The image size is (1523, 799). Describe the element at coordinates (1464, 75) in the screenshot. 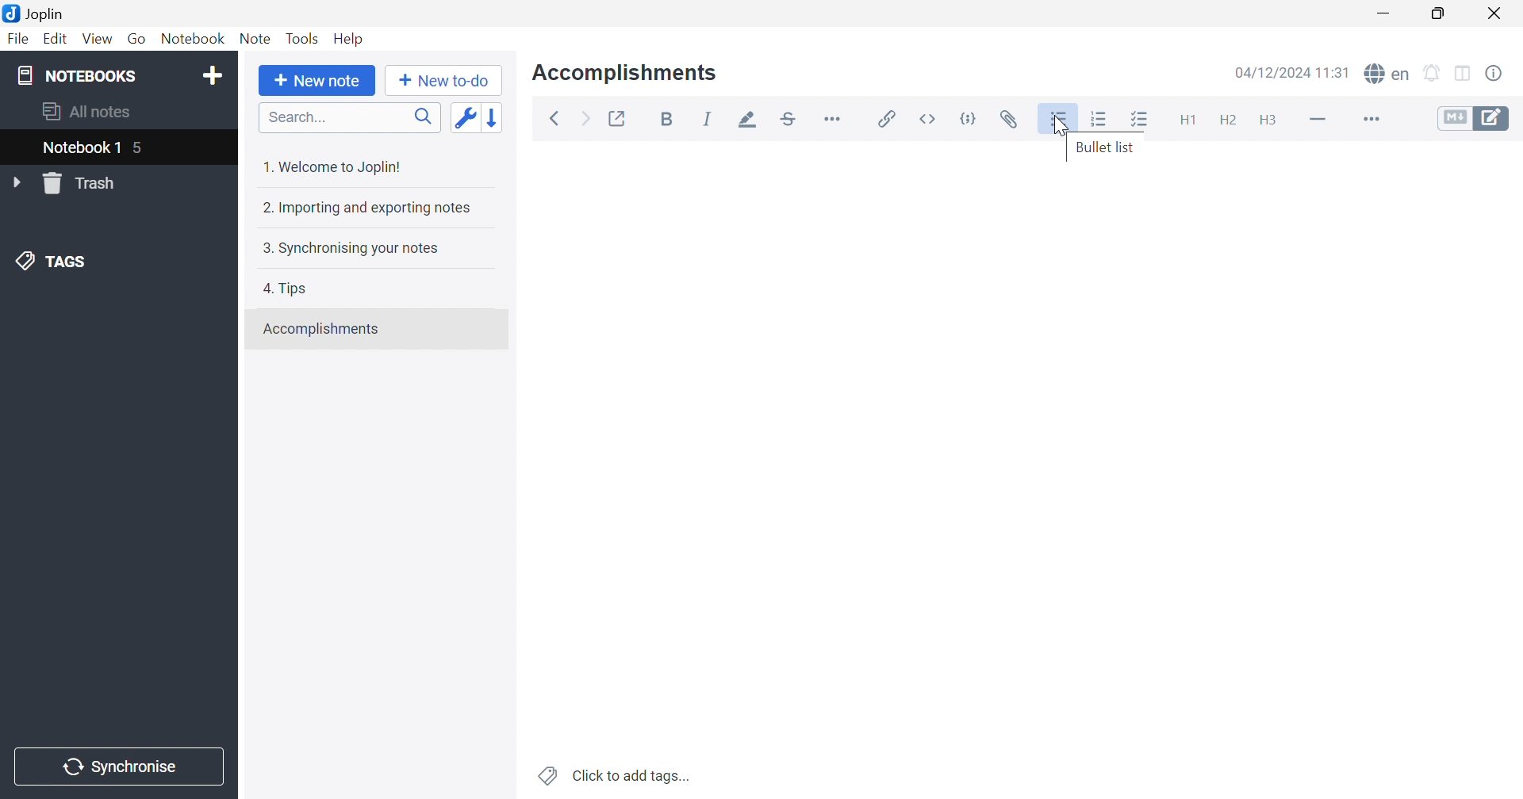

I see `Toggle editor layout` at that location.